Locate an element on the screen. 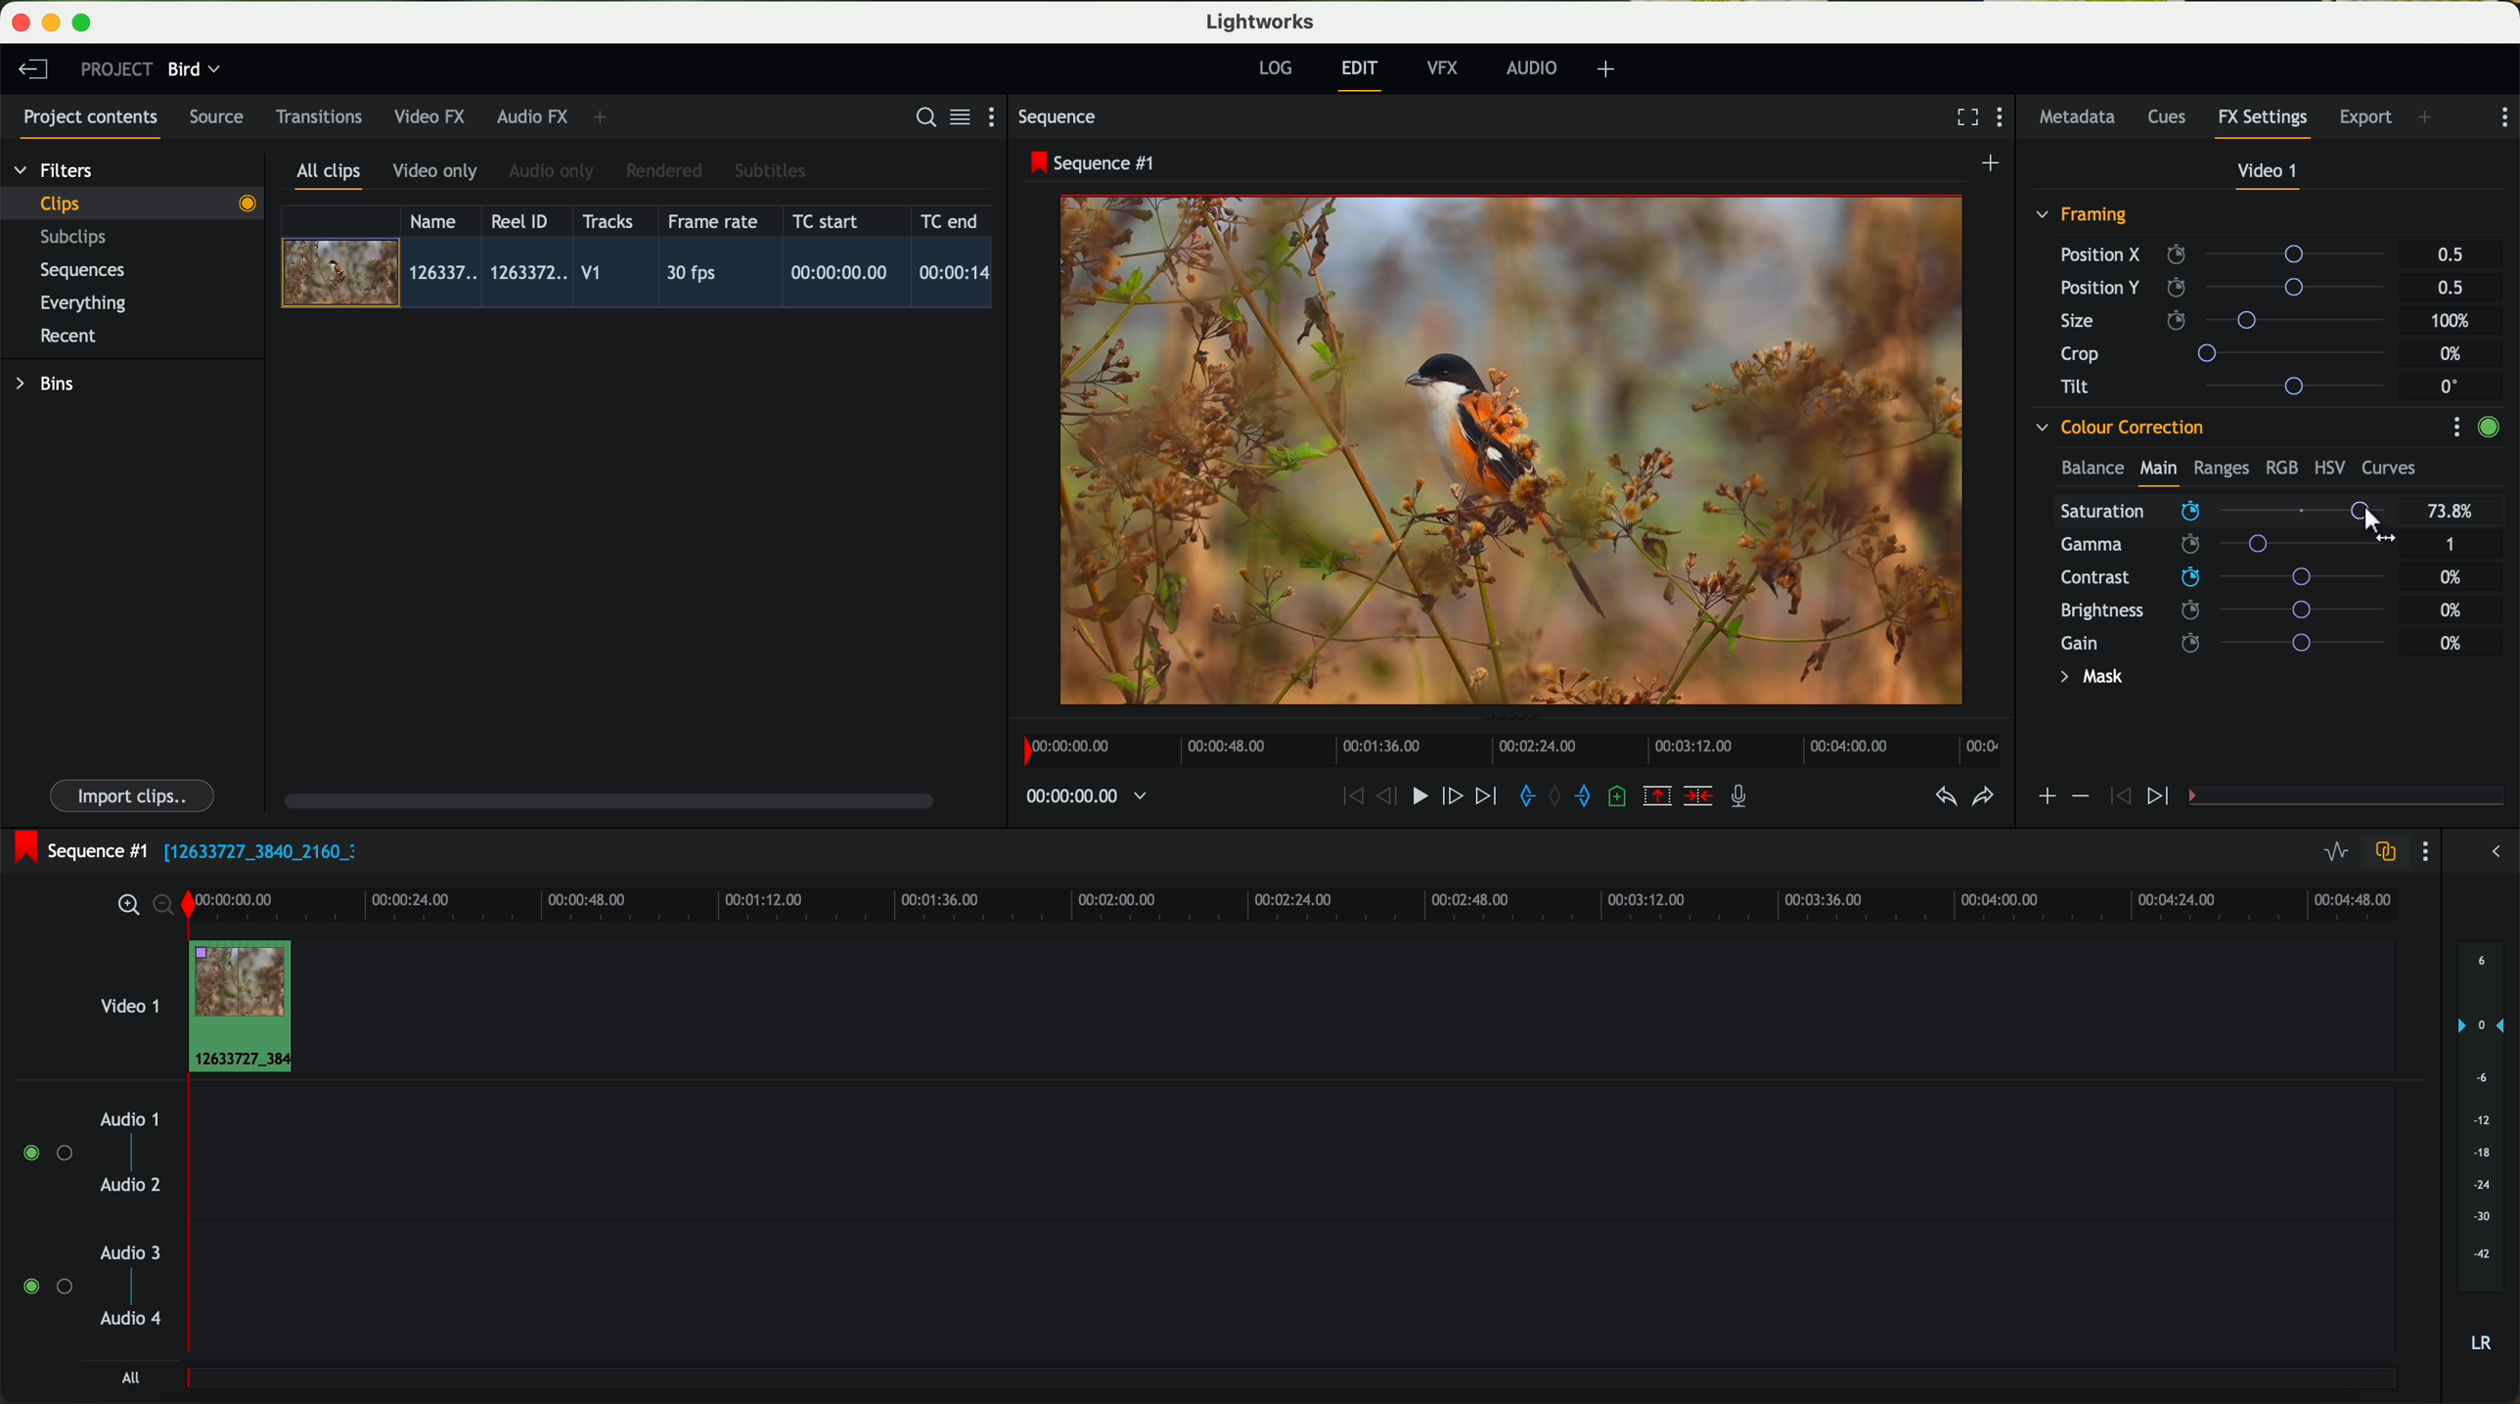  sequence #1 is located at coordinates (75, 850).